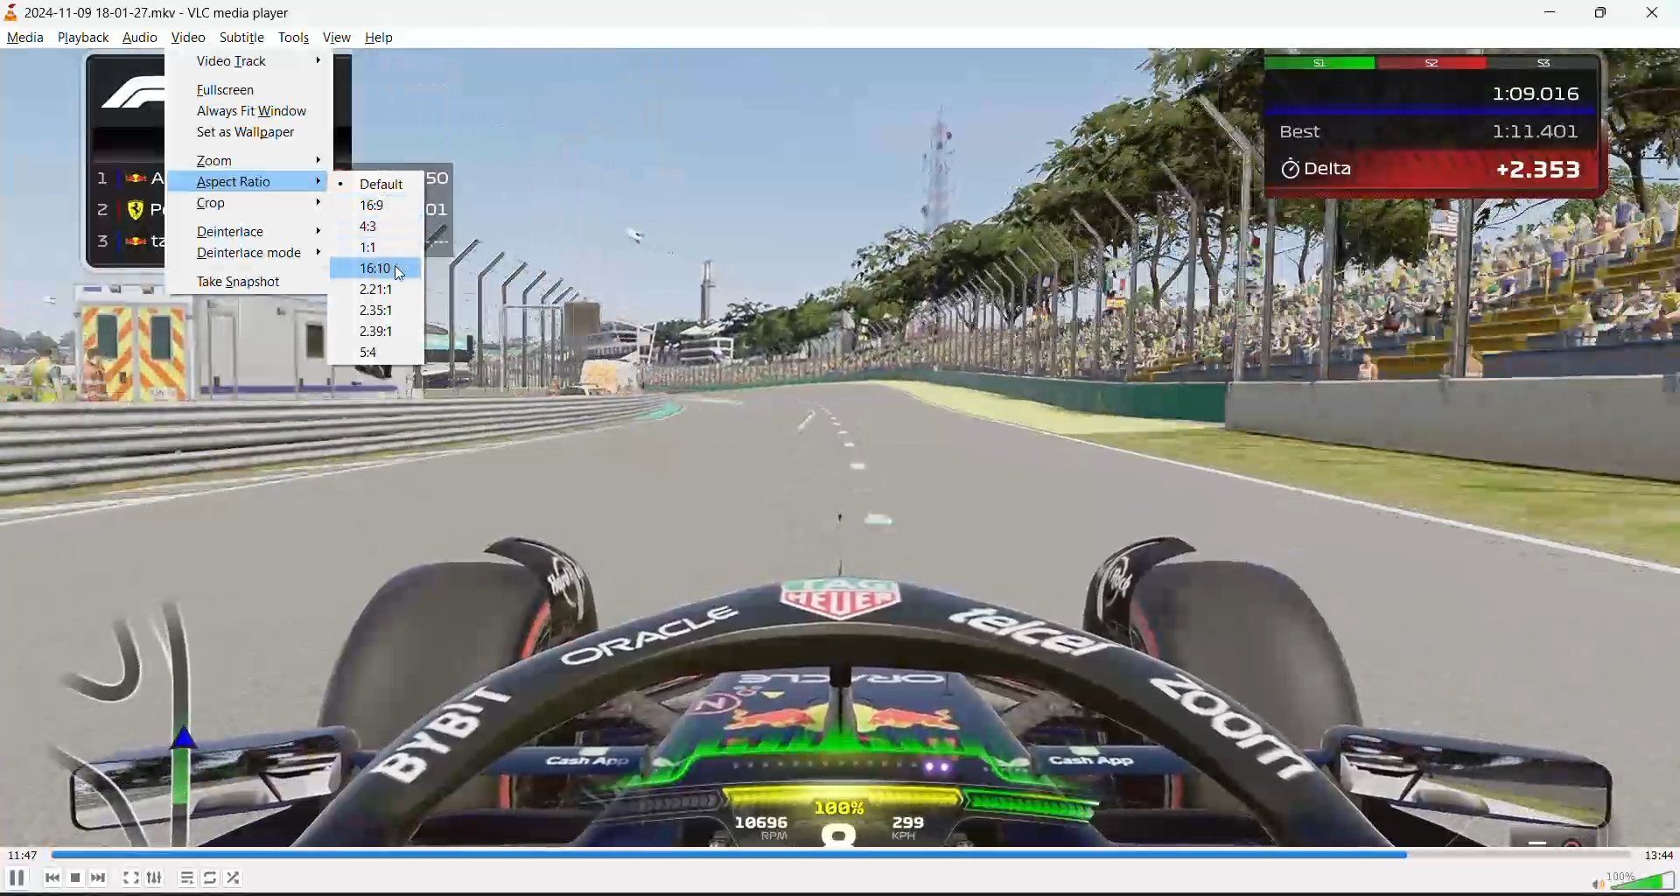 The width and height of the screenshot is (1680, 896). I want to click on fullscreen, so click(229, 92).